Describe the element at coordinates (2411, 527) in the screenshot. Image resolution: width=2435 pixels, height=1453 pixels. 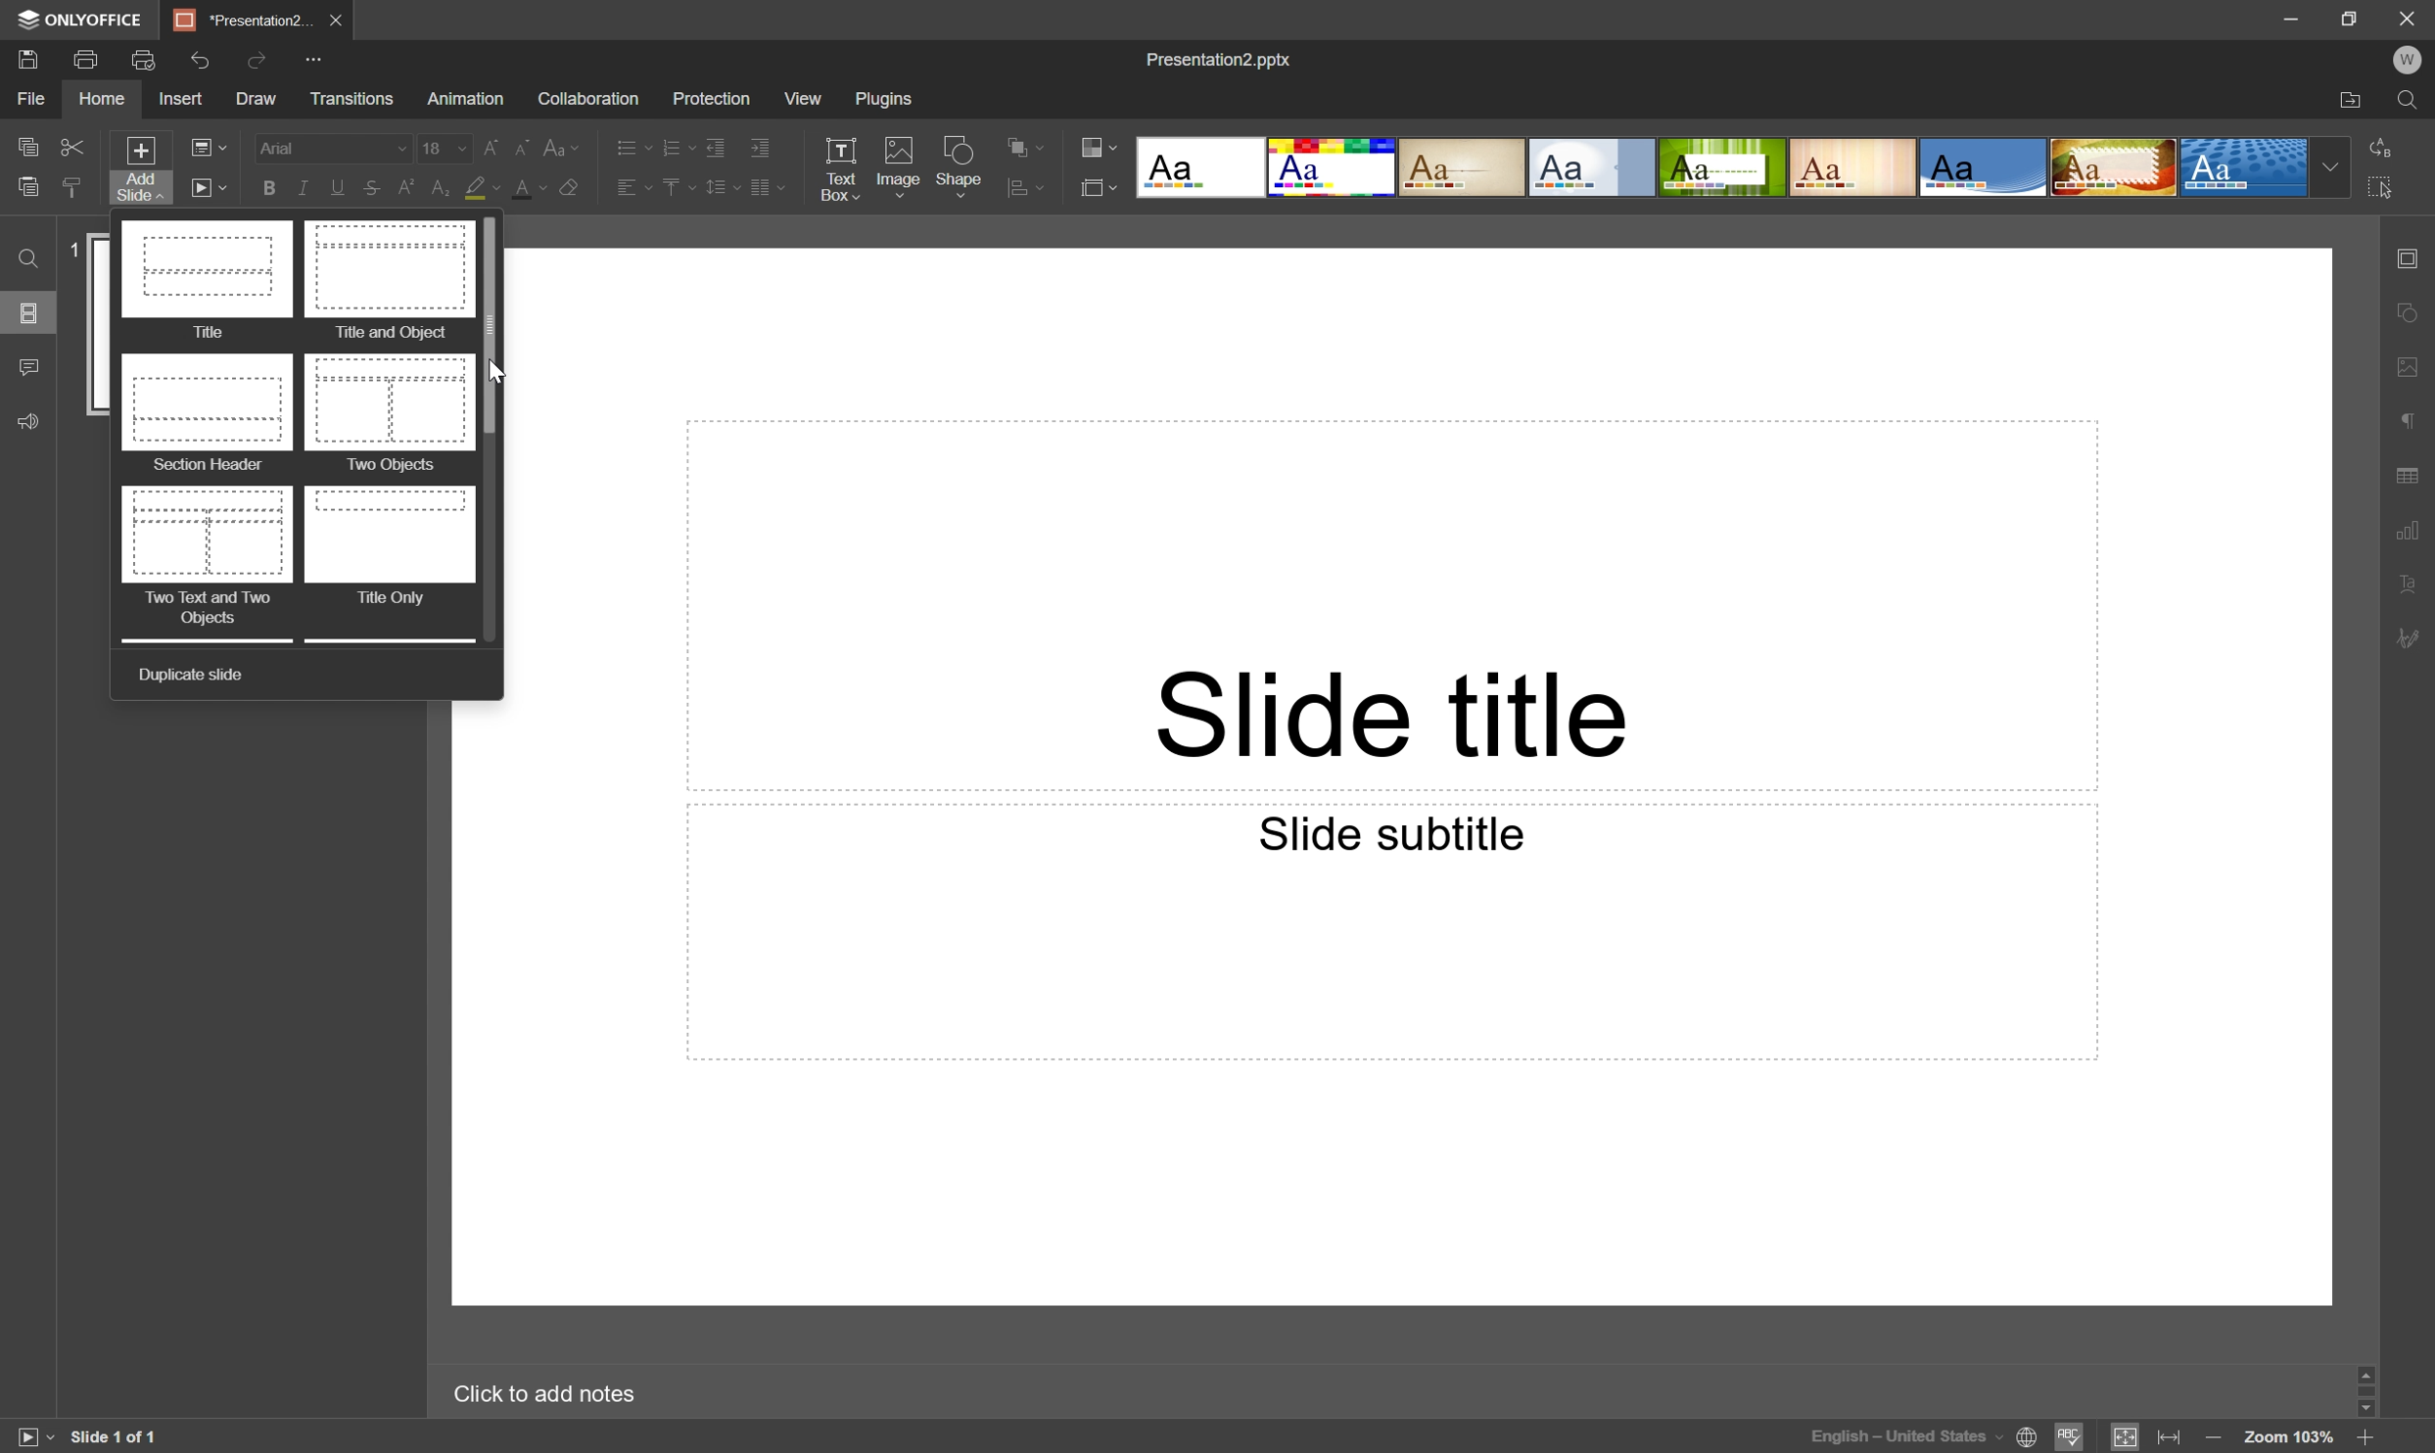
I see `Chart settings` at that location.